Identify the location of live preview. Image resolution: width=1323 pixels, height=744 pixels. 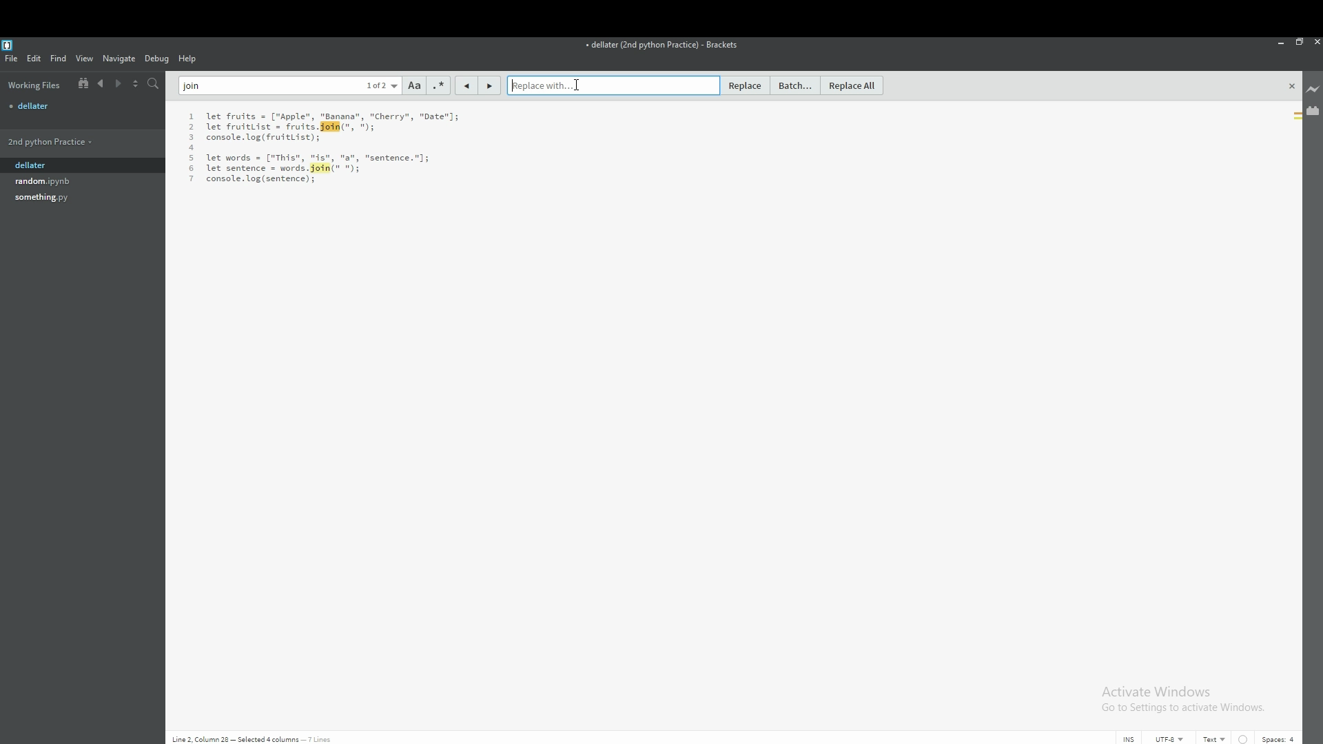
(1312, 90).